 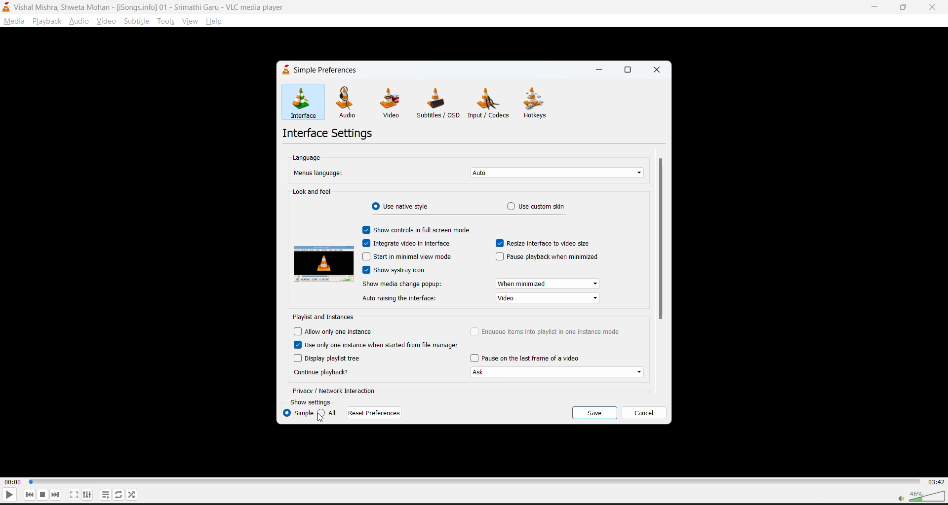 What do you see at coordinates (104, 494) in the screenshot?
I see `playlist` at bounding box center [104, 494].